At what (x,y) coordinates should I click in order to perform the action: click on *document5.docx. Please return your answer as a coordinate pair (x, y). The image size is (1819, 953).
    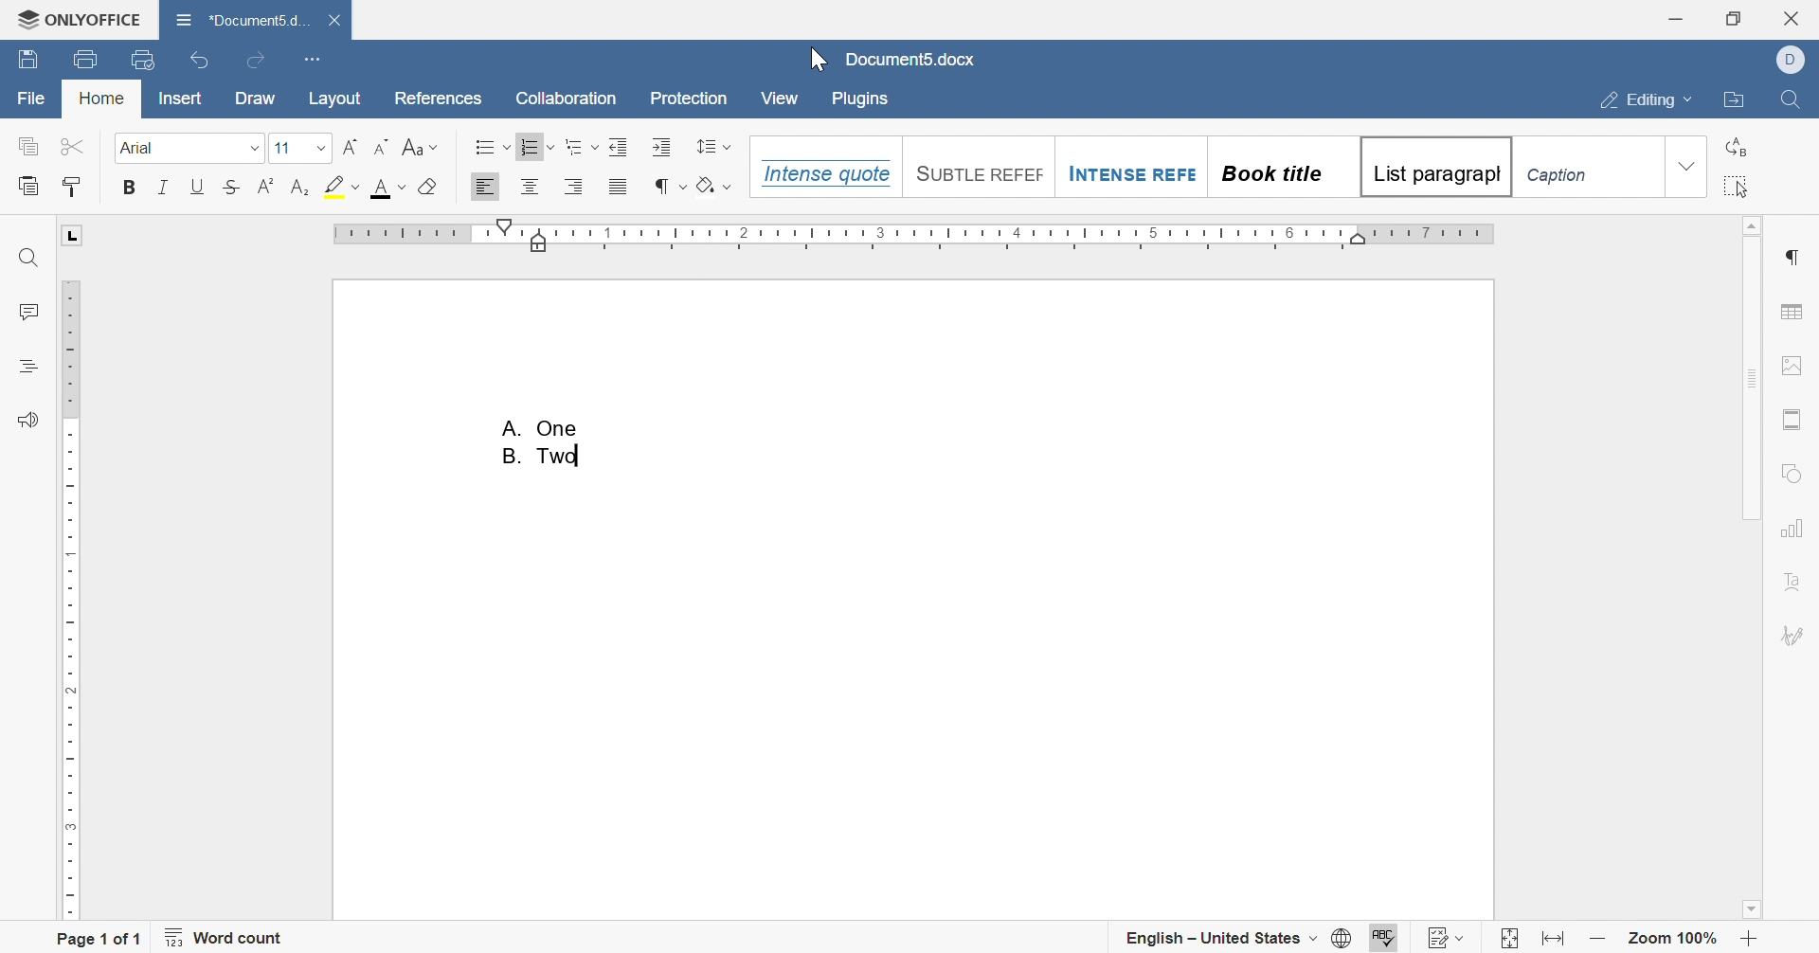
    Looking at the image, I should click on (243, 18).